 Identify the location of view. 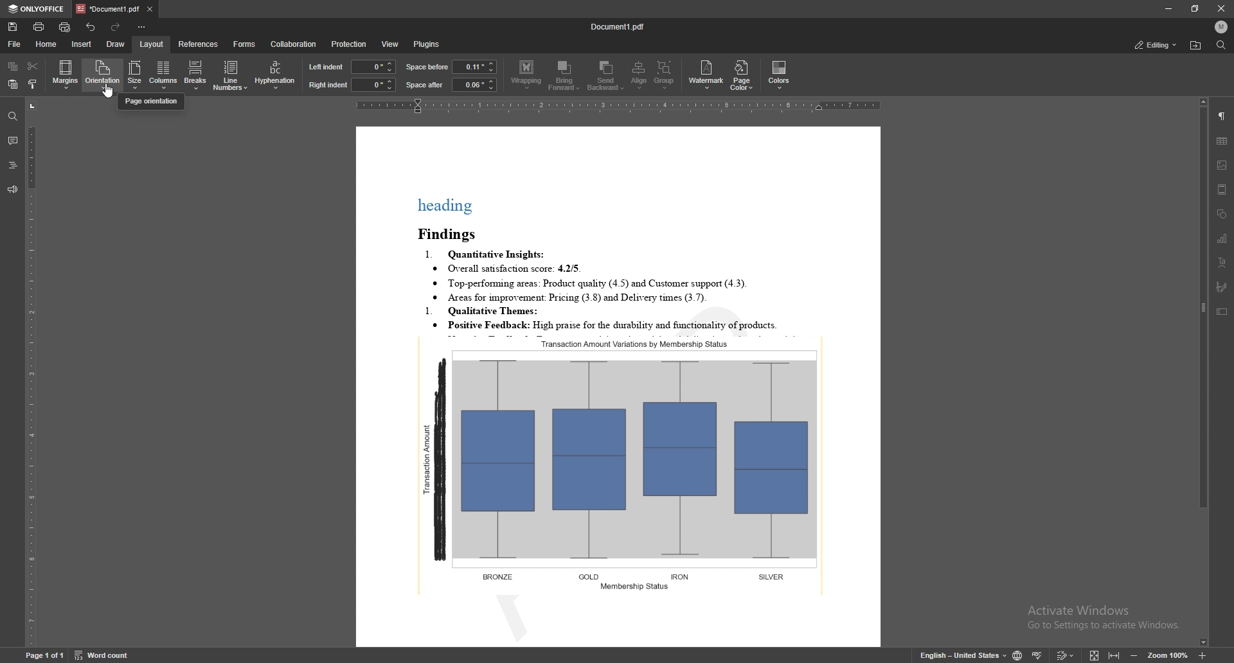
(391, 44).